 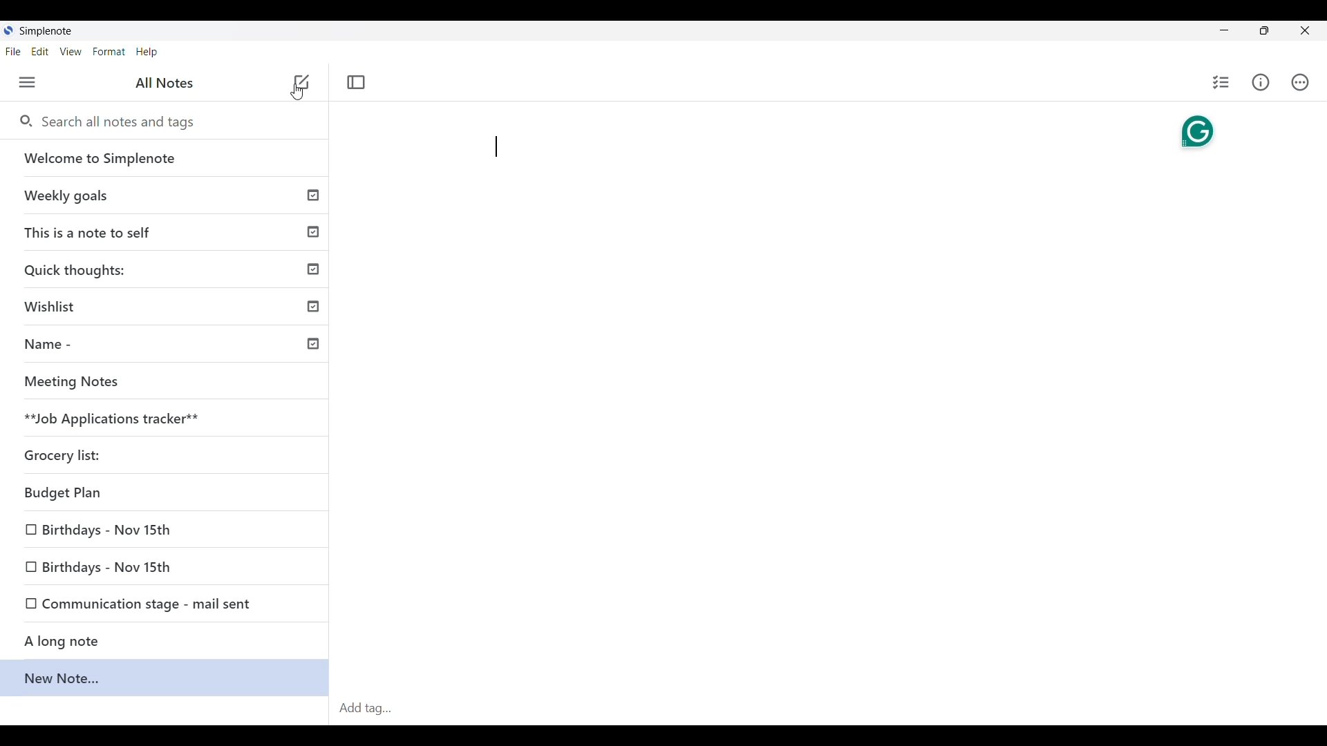 What do you see at coordinates (171, 341) in the screenshot?
I see `Name` at bounding box center [171, 341].